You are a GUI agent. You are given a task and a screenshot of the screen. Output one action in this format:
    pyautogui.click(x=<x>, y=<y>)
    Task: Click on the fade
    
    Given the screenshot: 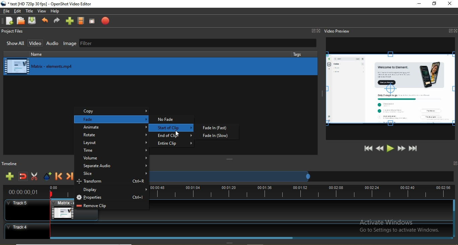 What is the action you would take?
    pyautogui.click(x=112, y=119)
    